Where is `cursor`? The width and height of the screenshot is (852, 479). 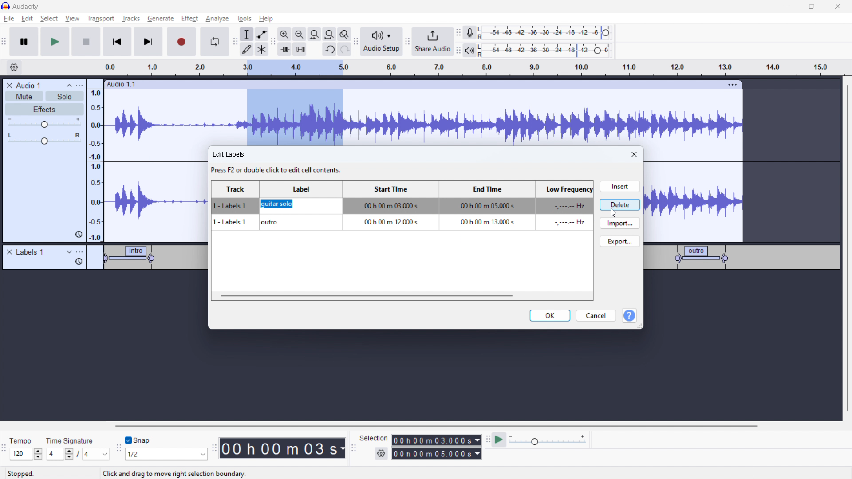 cursor is located at coordinates (614, 214).